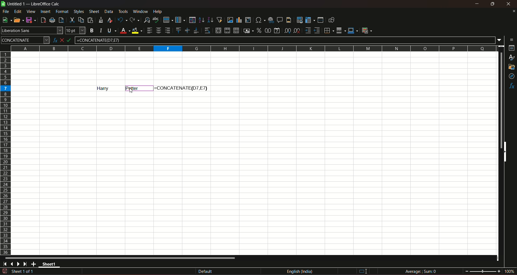 The width and height of the screenshot is (517, 275). I want to click on sheet, so click(95, 12).